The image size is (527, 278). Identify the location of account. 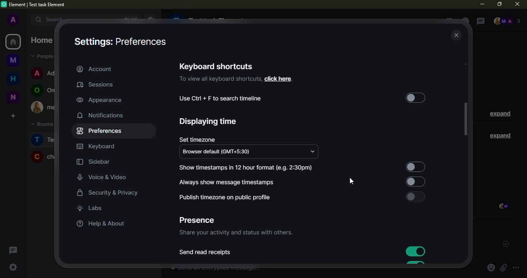
(95, 69).